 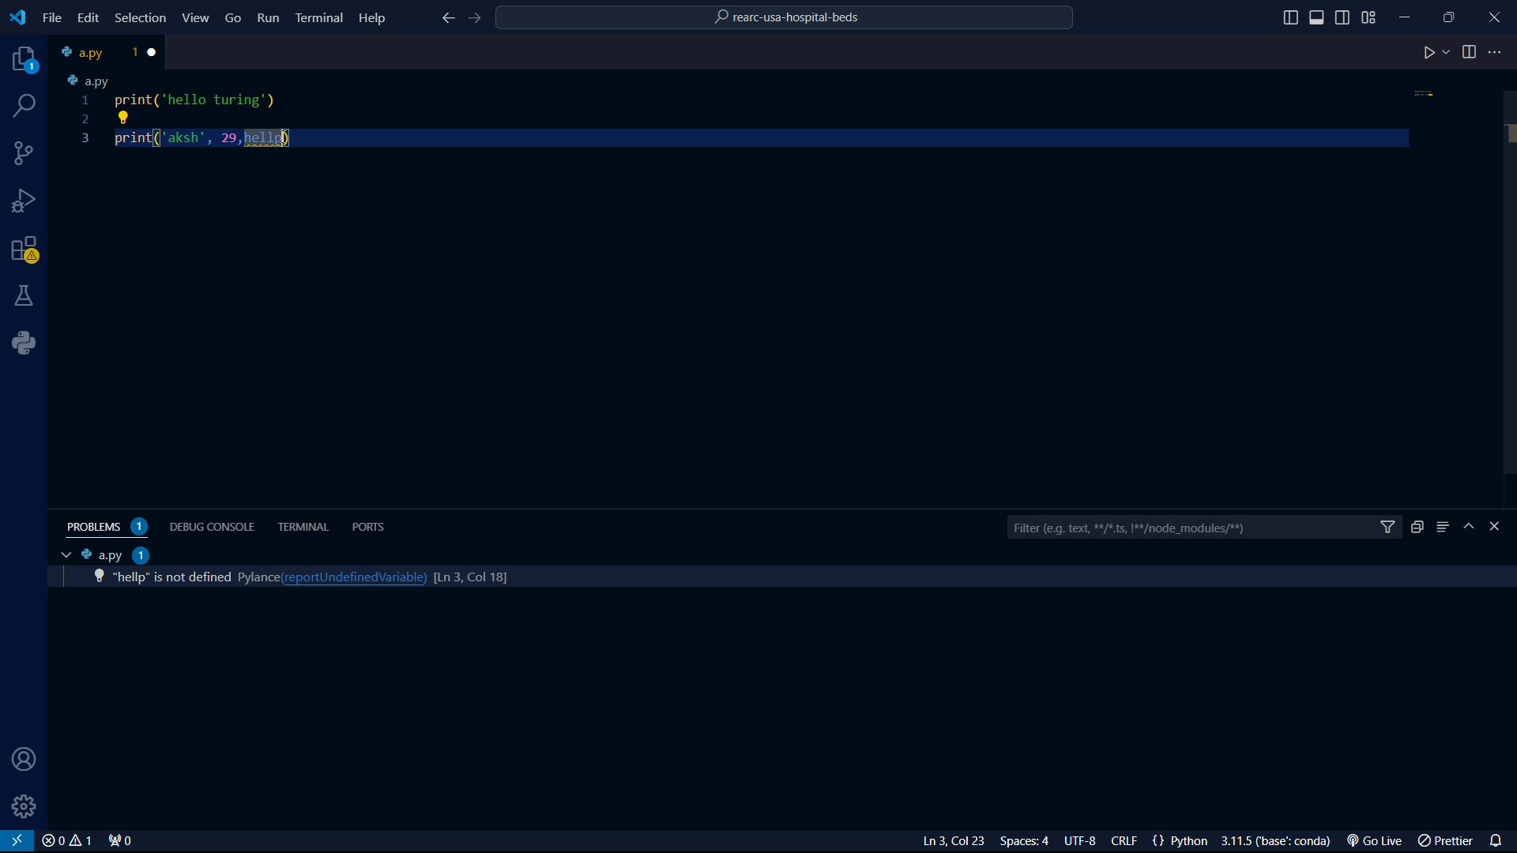 What do you see at coordinates (463, 575) in the screenshot?
I see `line count` at bounding box center [463, 575].